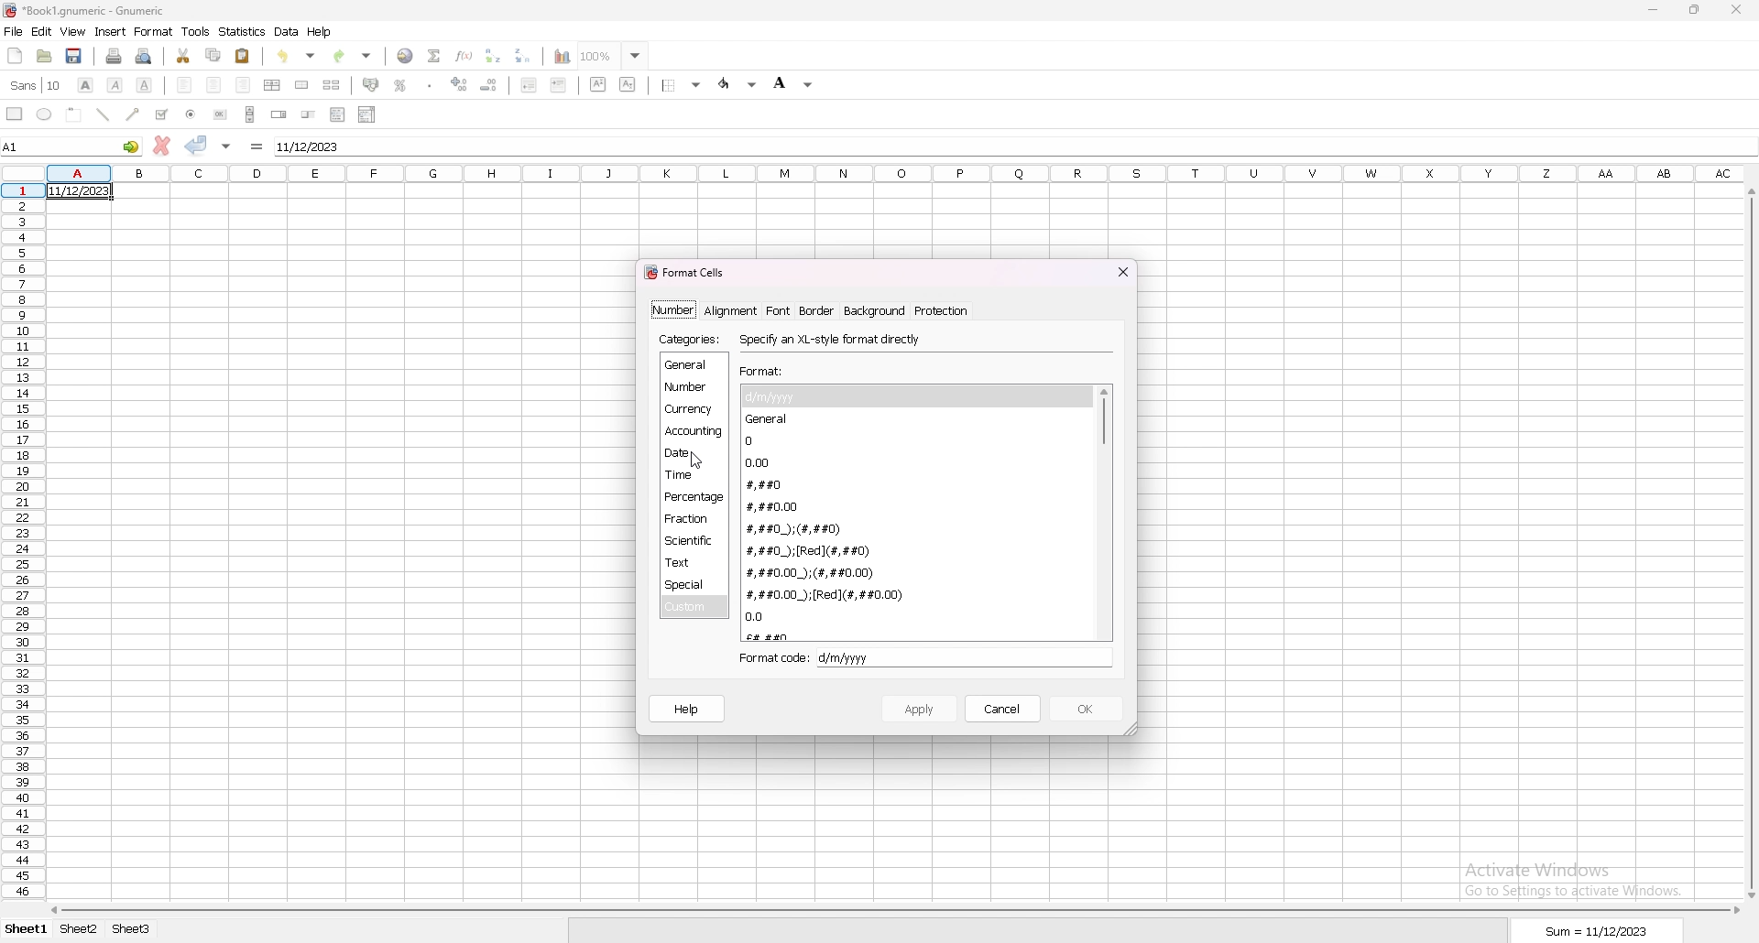  Describe the element at coordinates (286, 32) in the screenshot. I see `data` at that location.